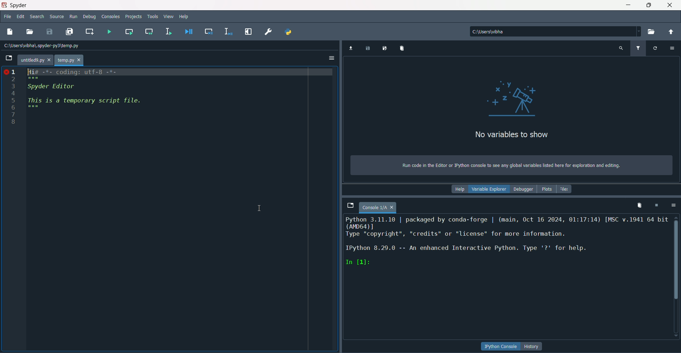  Describe the element at coordinates (91, 32) in the screenshot. I see `create new cell` at that location.